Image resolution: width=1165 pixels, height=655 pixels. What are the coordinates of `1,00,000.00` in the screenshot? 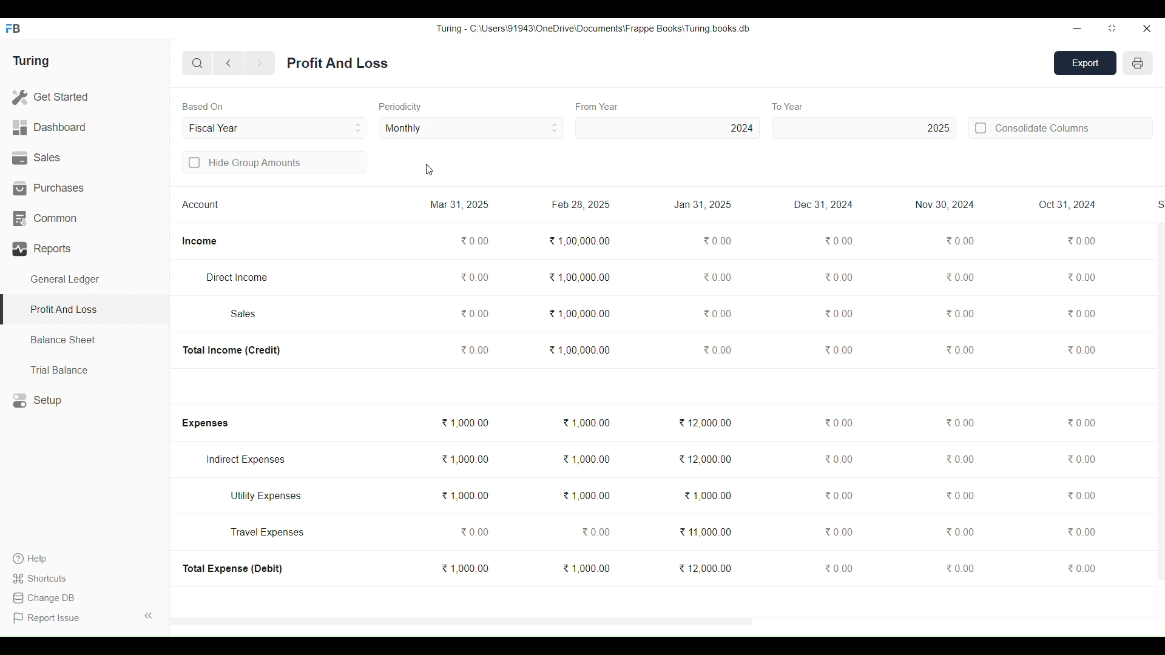 It's located at (578, 277).